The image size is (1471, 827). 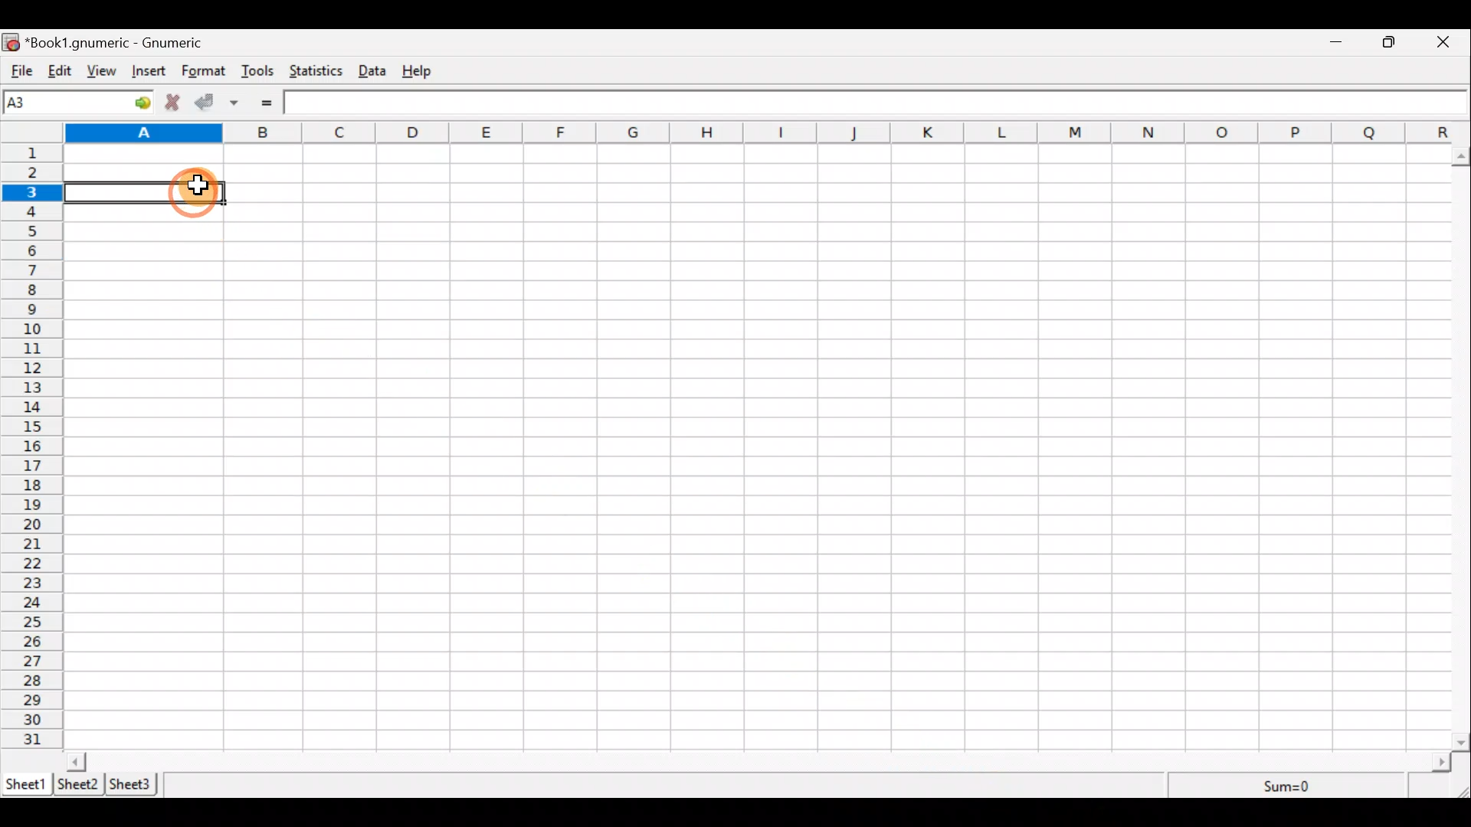 What do you see at coordinates (275, 103) in the screenshot?
I see `Enter formula` at bounding box center [275, 103].